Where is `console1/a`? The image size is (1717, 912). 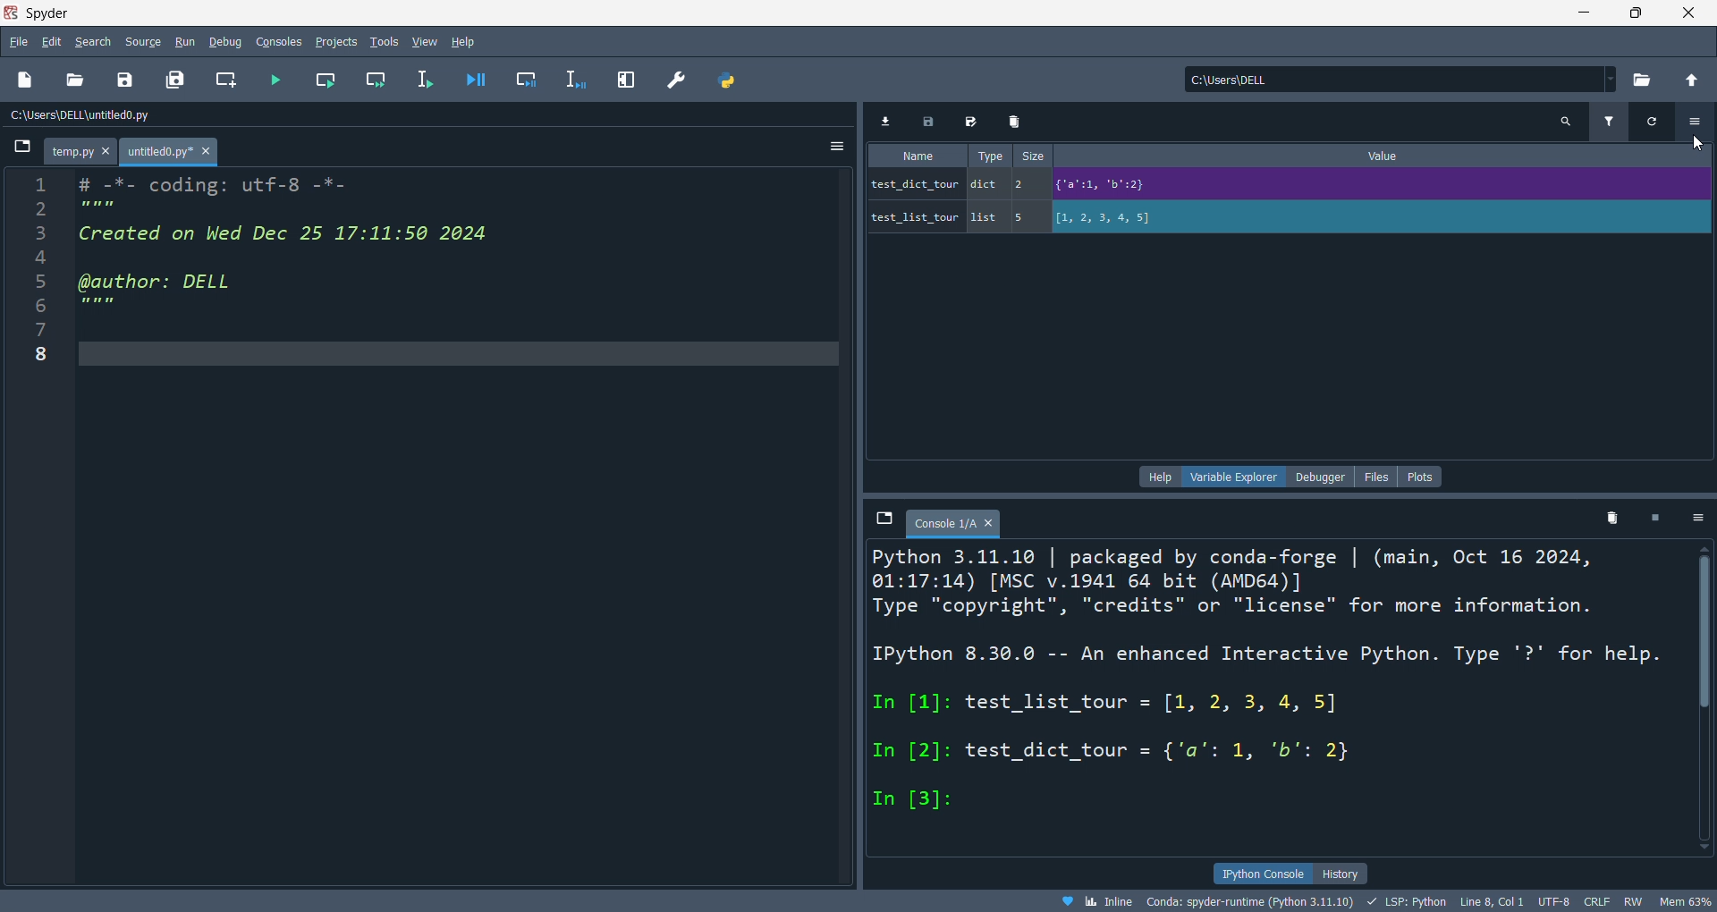 console1/a is located at coordinates (960, 520).